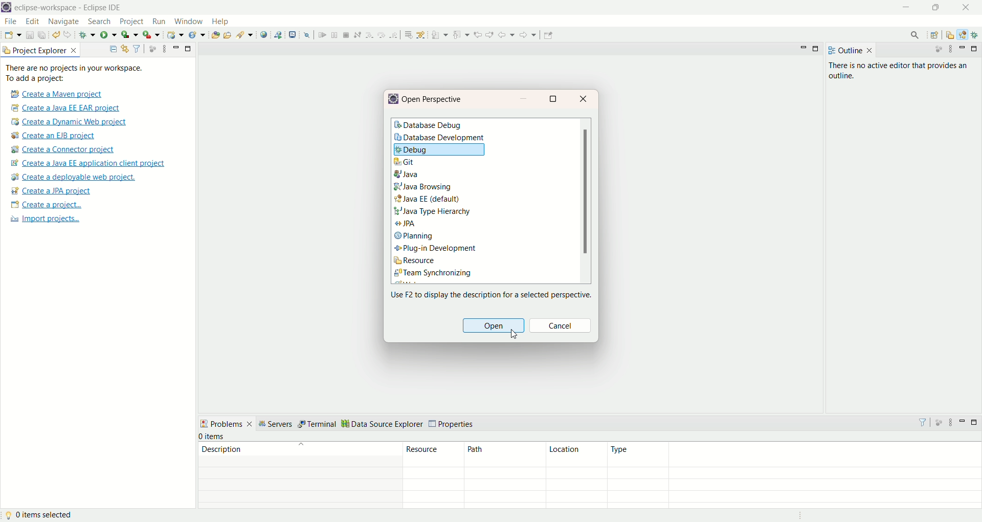 This screenshot has height=522, width=982. What do you see at coordinates (936, 50) in the screenshot?
I see `focus on active task` at bounding box center [936, 50].